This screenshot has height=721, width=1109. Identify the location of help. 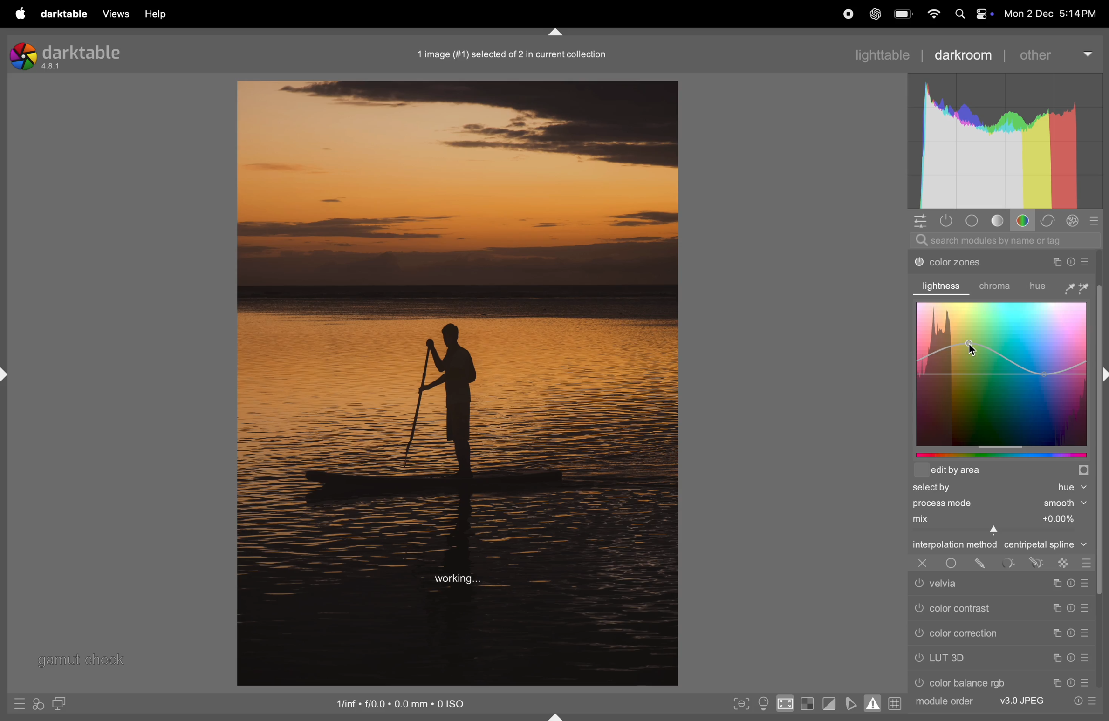
(159, 15).